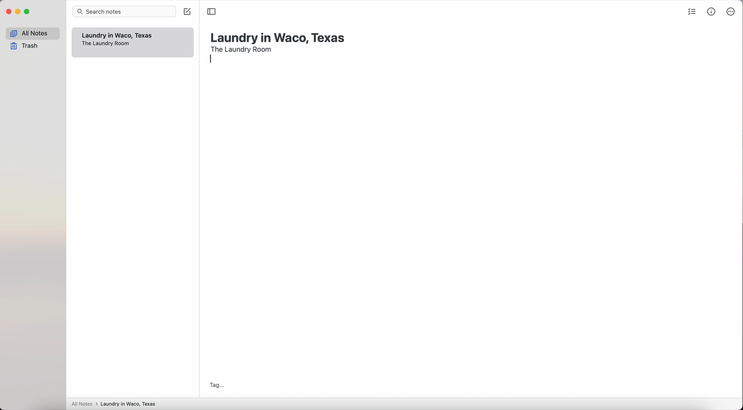 This screenshot has height=410, width=743. I want to click on laundry in Waco, Texas, so click(279, 35).